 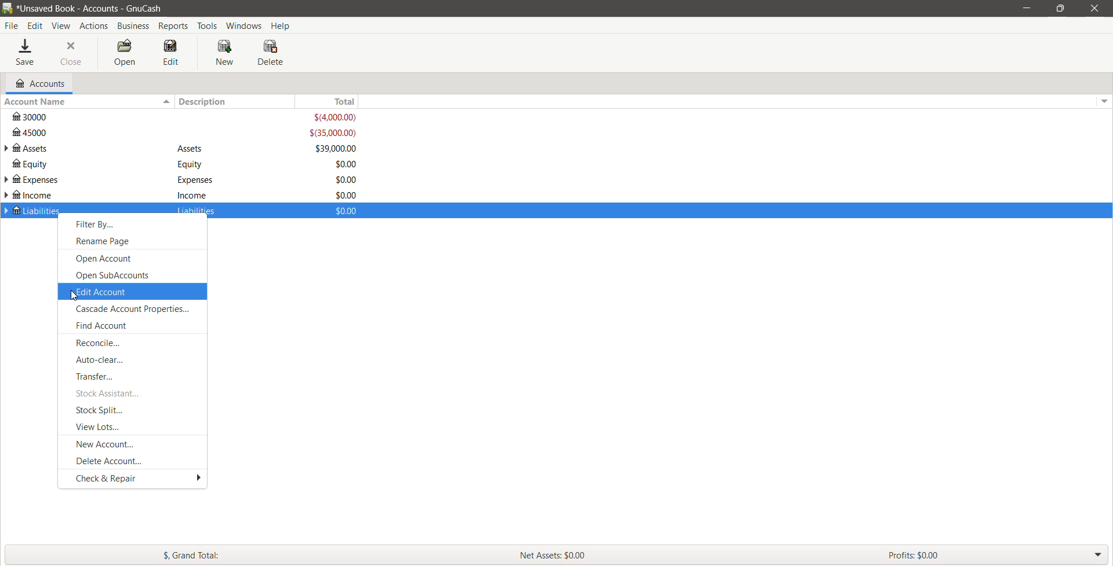 What do you see at coordinates (61, 26) in the screenshot?
I see `View` at bounding box center [61, 26].